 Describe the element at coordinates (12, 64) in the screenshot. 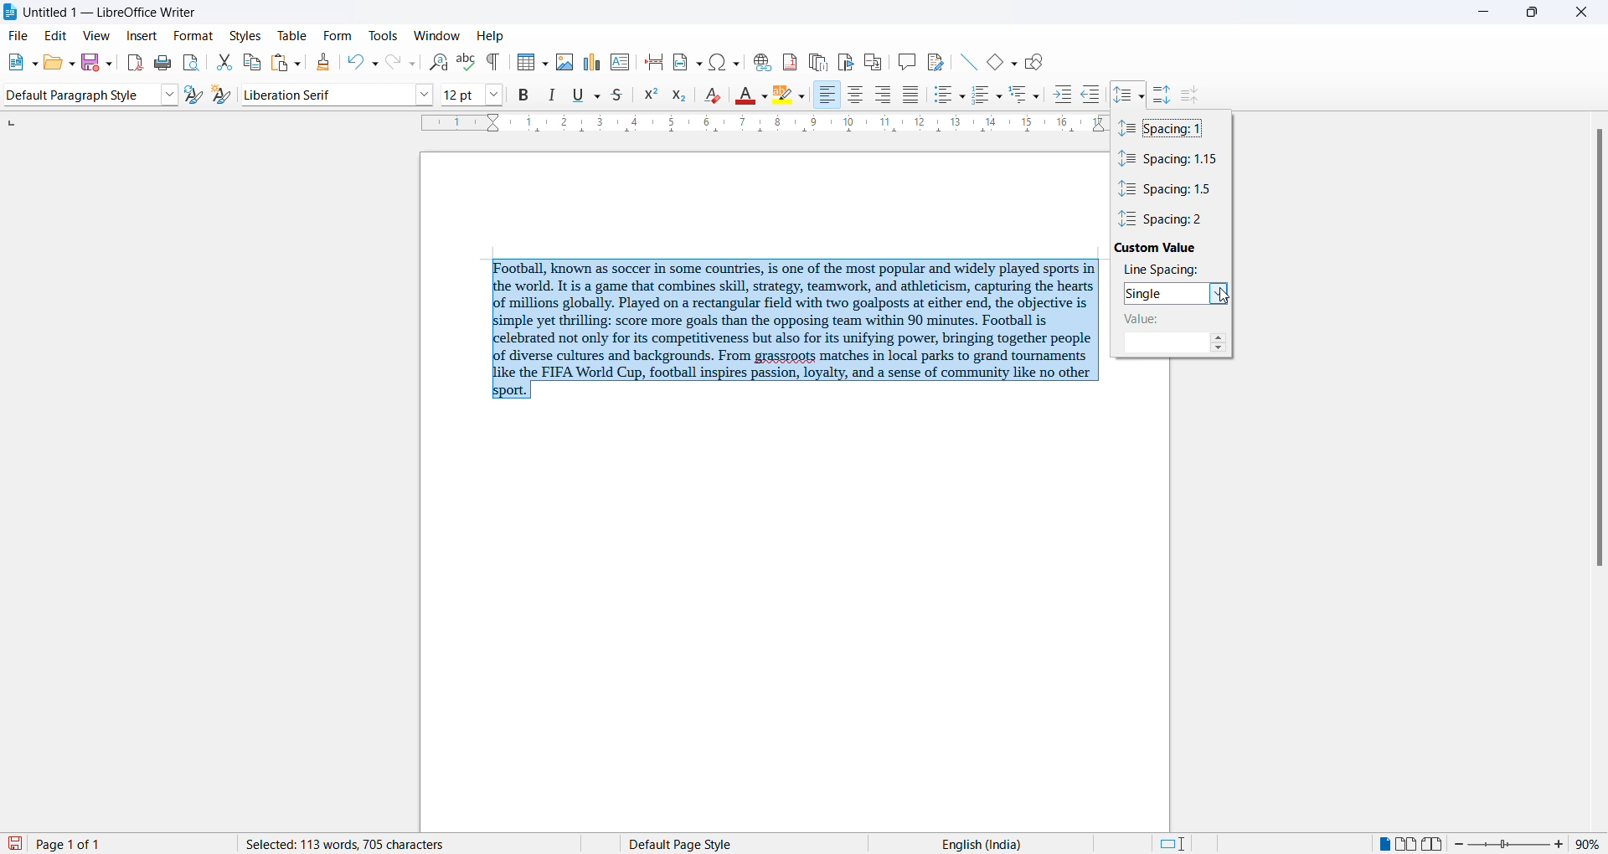

I see `new file` at that location.